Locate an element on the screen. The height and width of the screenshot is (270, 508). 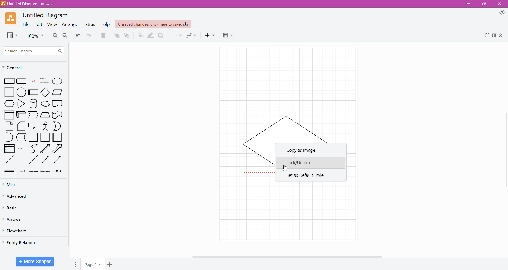
Insert Page is located at coordinates (110, 264).